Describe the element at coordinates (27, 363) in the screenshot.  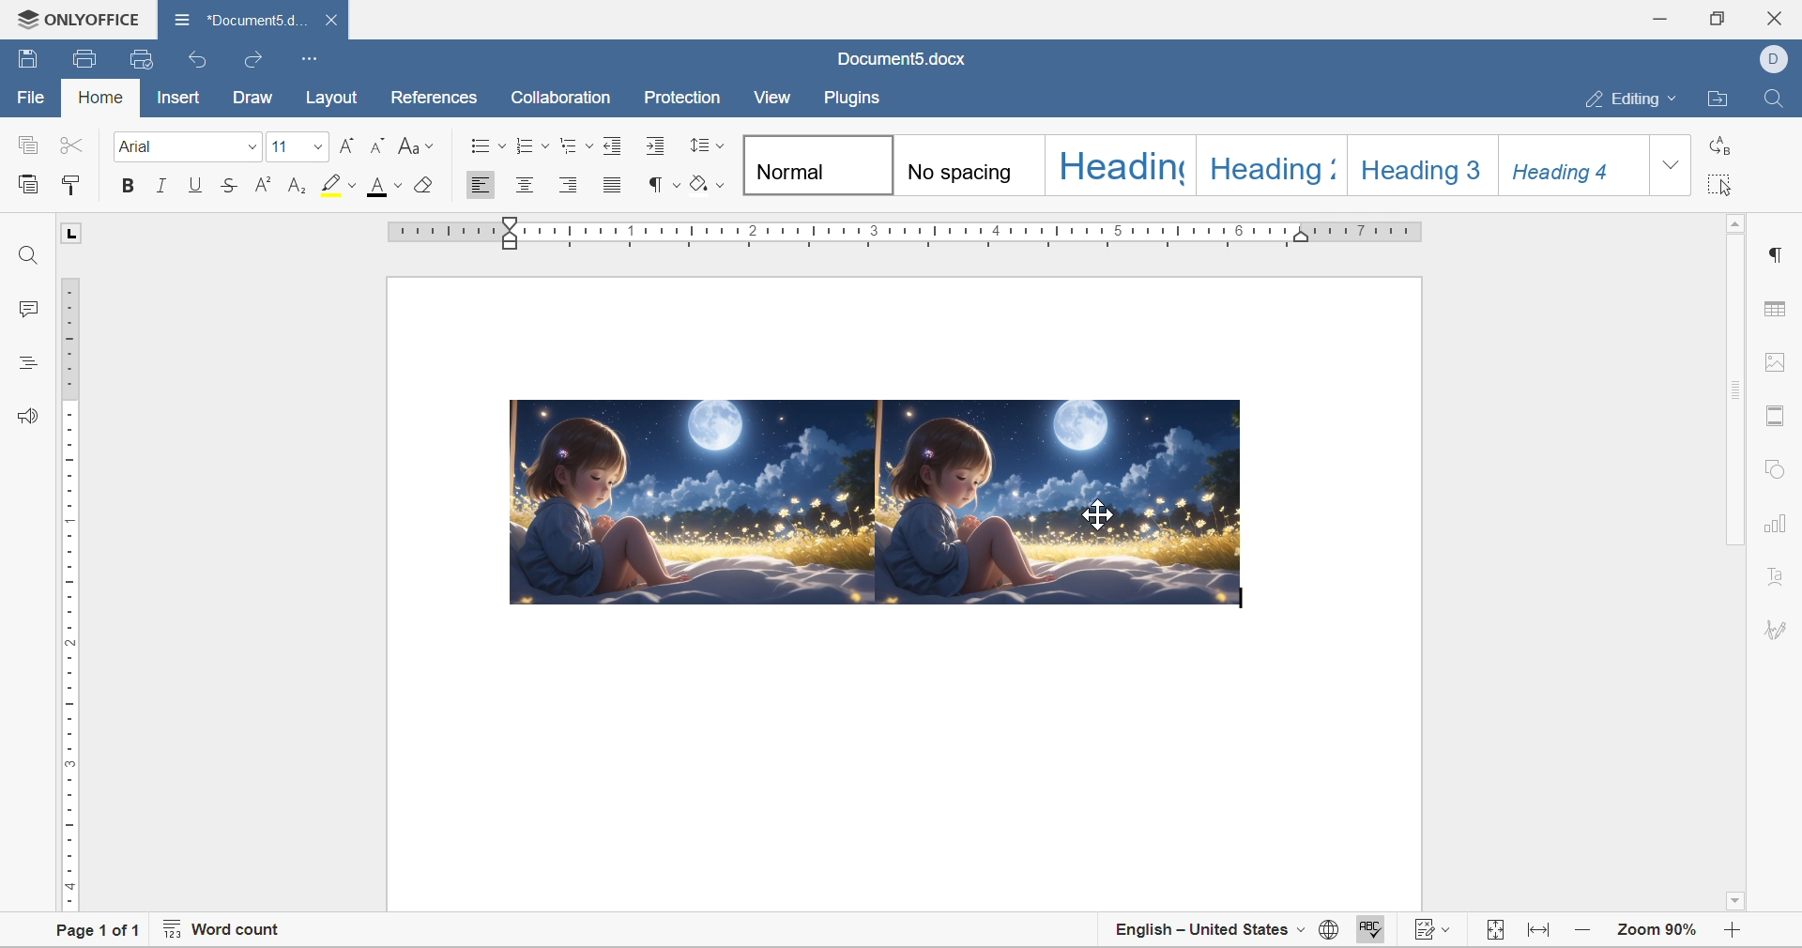
I see `headings` at that location.